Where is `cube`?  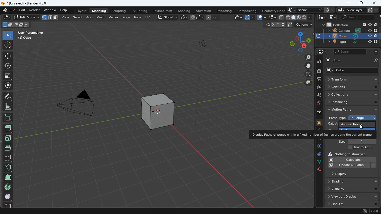 cube is located at coordinates (351, 36).